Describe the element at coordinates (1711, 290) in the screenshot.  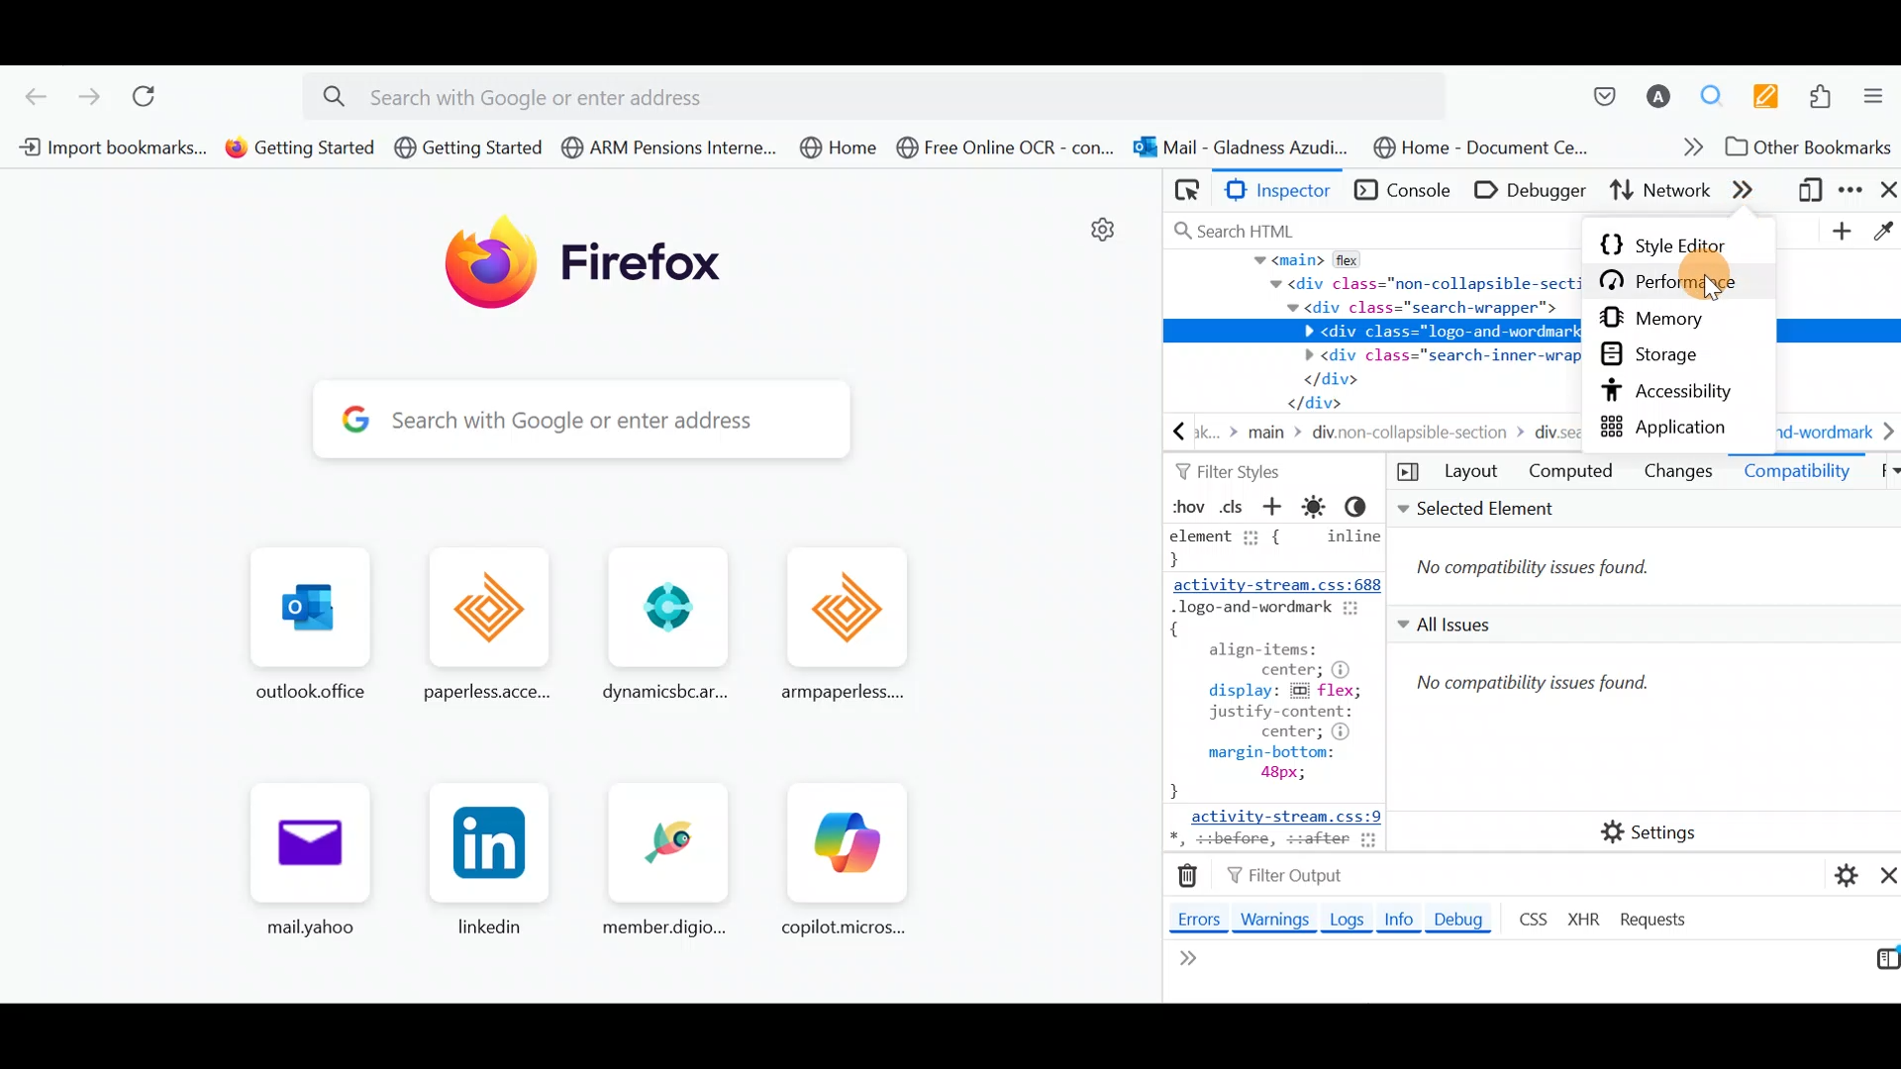
I see `cursor` at that location.